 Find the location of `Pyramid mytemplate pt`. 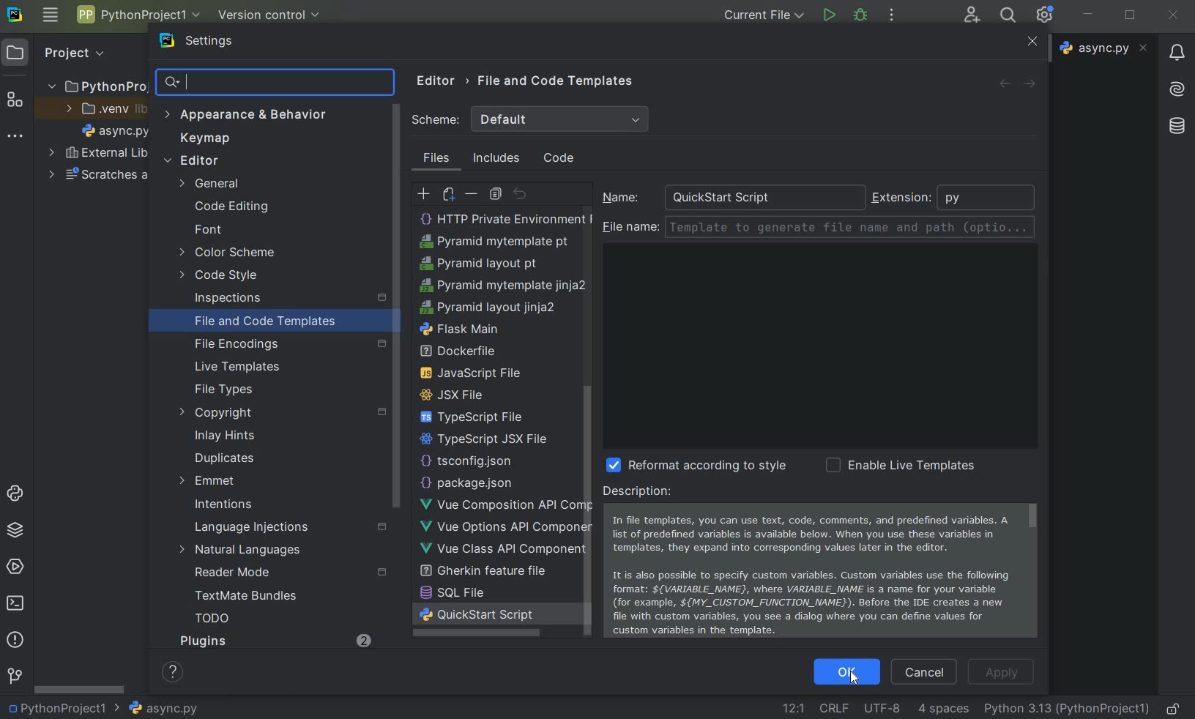

Pyramid mytemplate pt is located at coordinates (496, 548).